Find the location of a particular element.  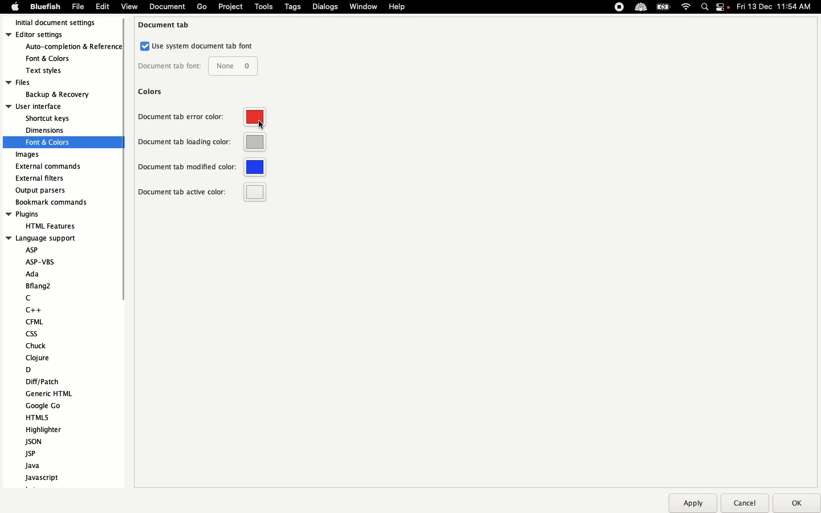

auto-completion & refrences is located at coordinates (75, 47).